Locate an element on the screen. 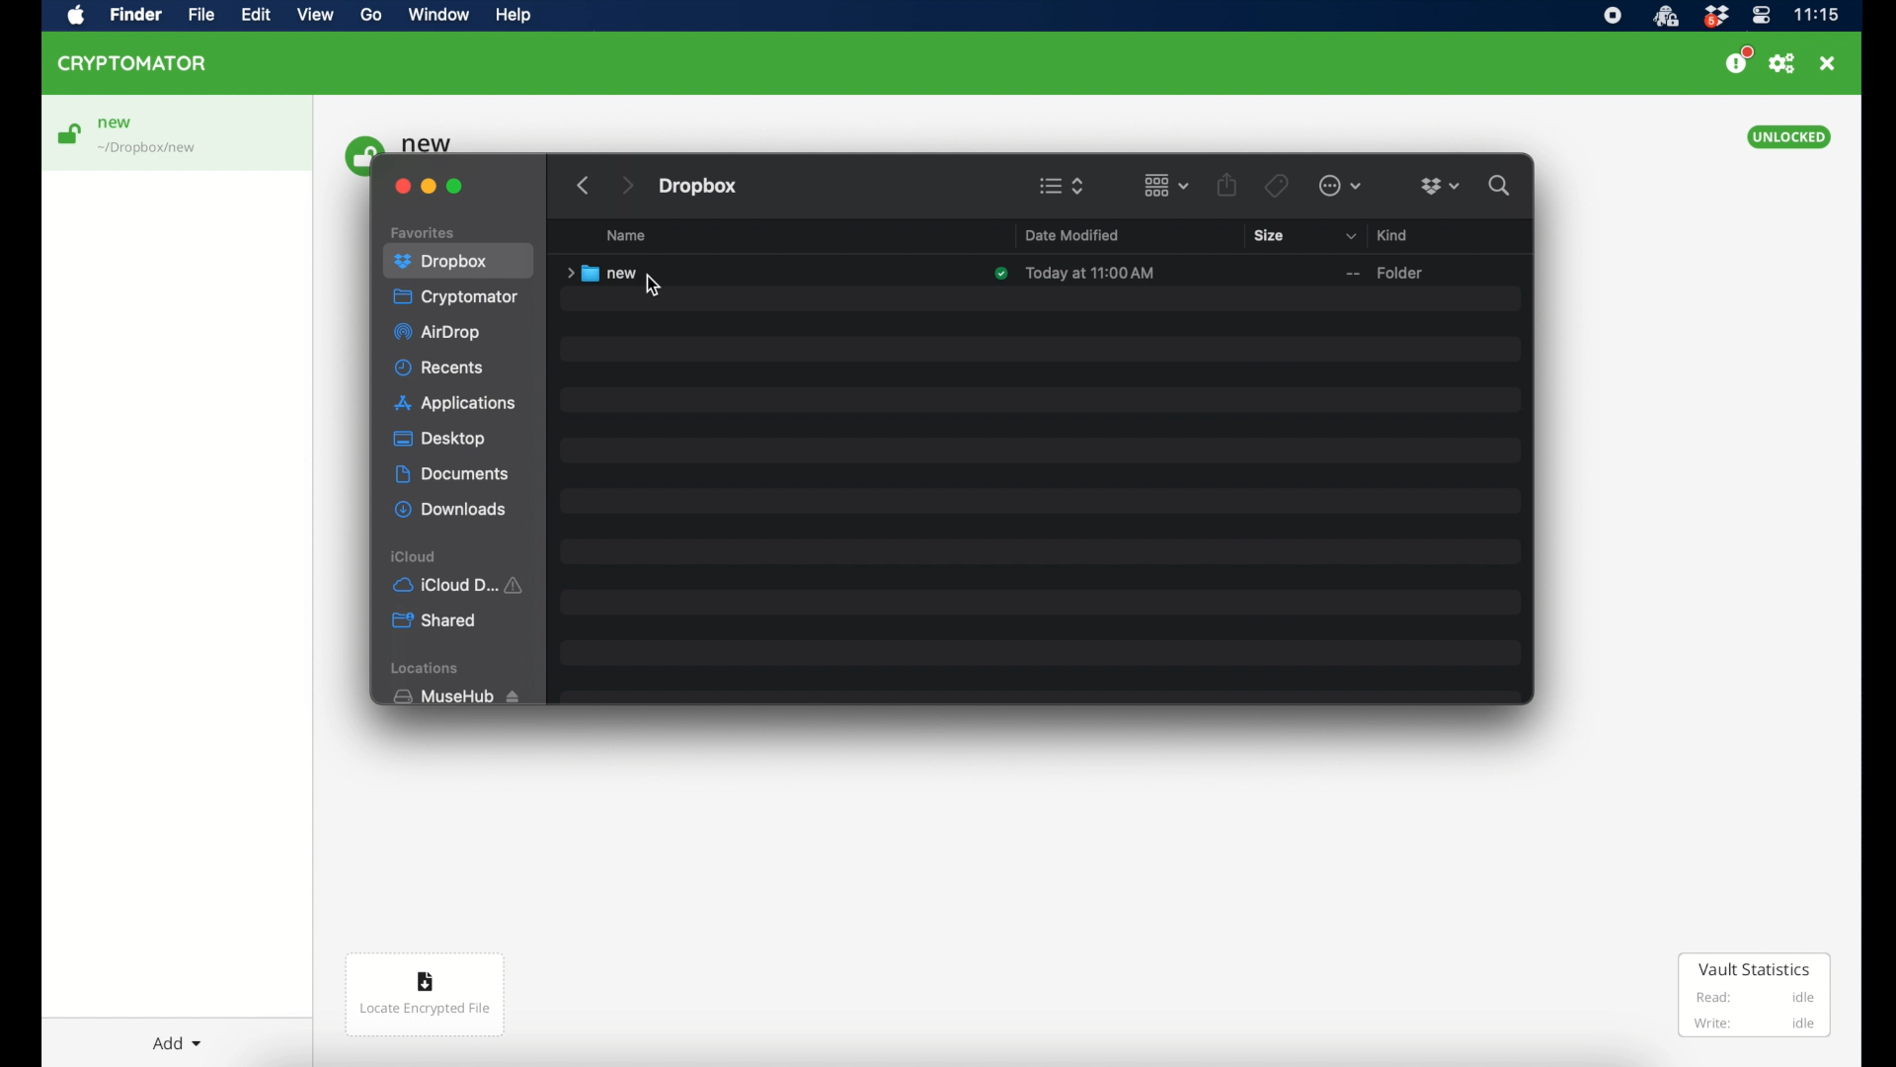  muse hub is located at coordinates (455, 697).